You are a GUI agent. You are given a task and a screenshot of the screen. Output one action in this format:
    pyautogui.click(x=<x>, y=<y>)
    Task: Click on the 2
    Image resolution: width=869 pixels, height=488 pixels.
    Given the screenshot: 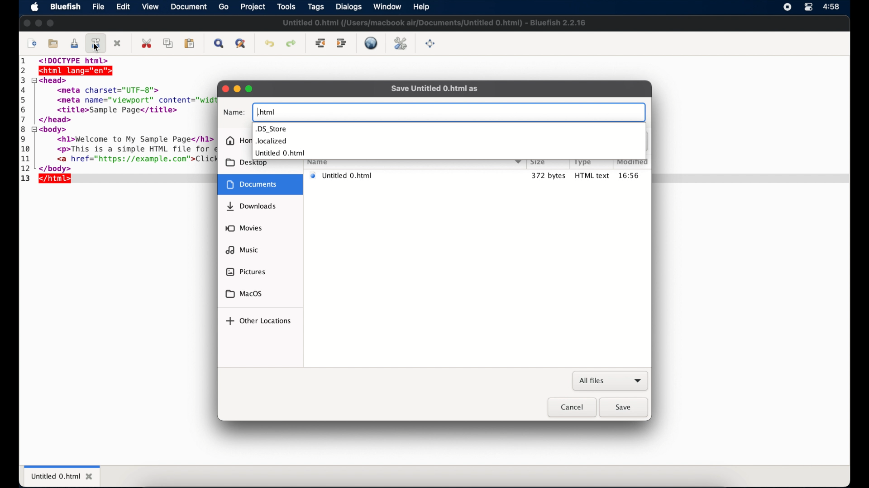 What is the action you would take?
    pyautogui.click(x=24, y=70)
    